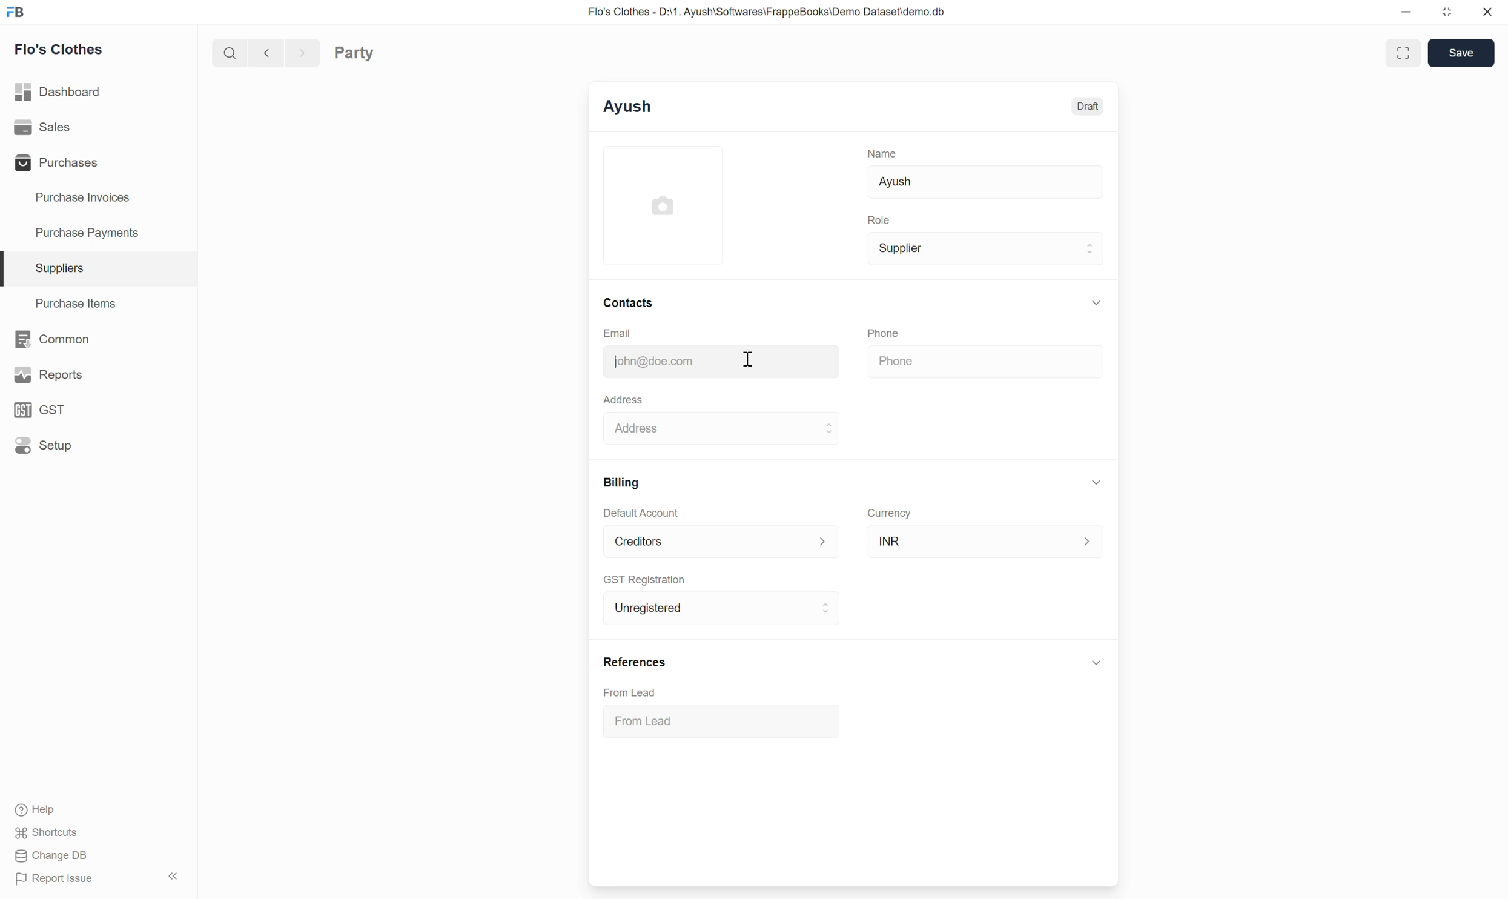  What do you see at coordinates (1087, 107) in the screenshot?
I see `Draft` at bounding box center [1087, 107].